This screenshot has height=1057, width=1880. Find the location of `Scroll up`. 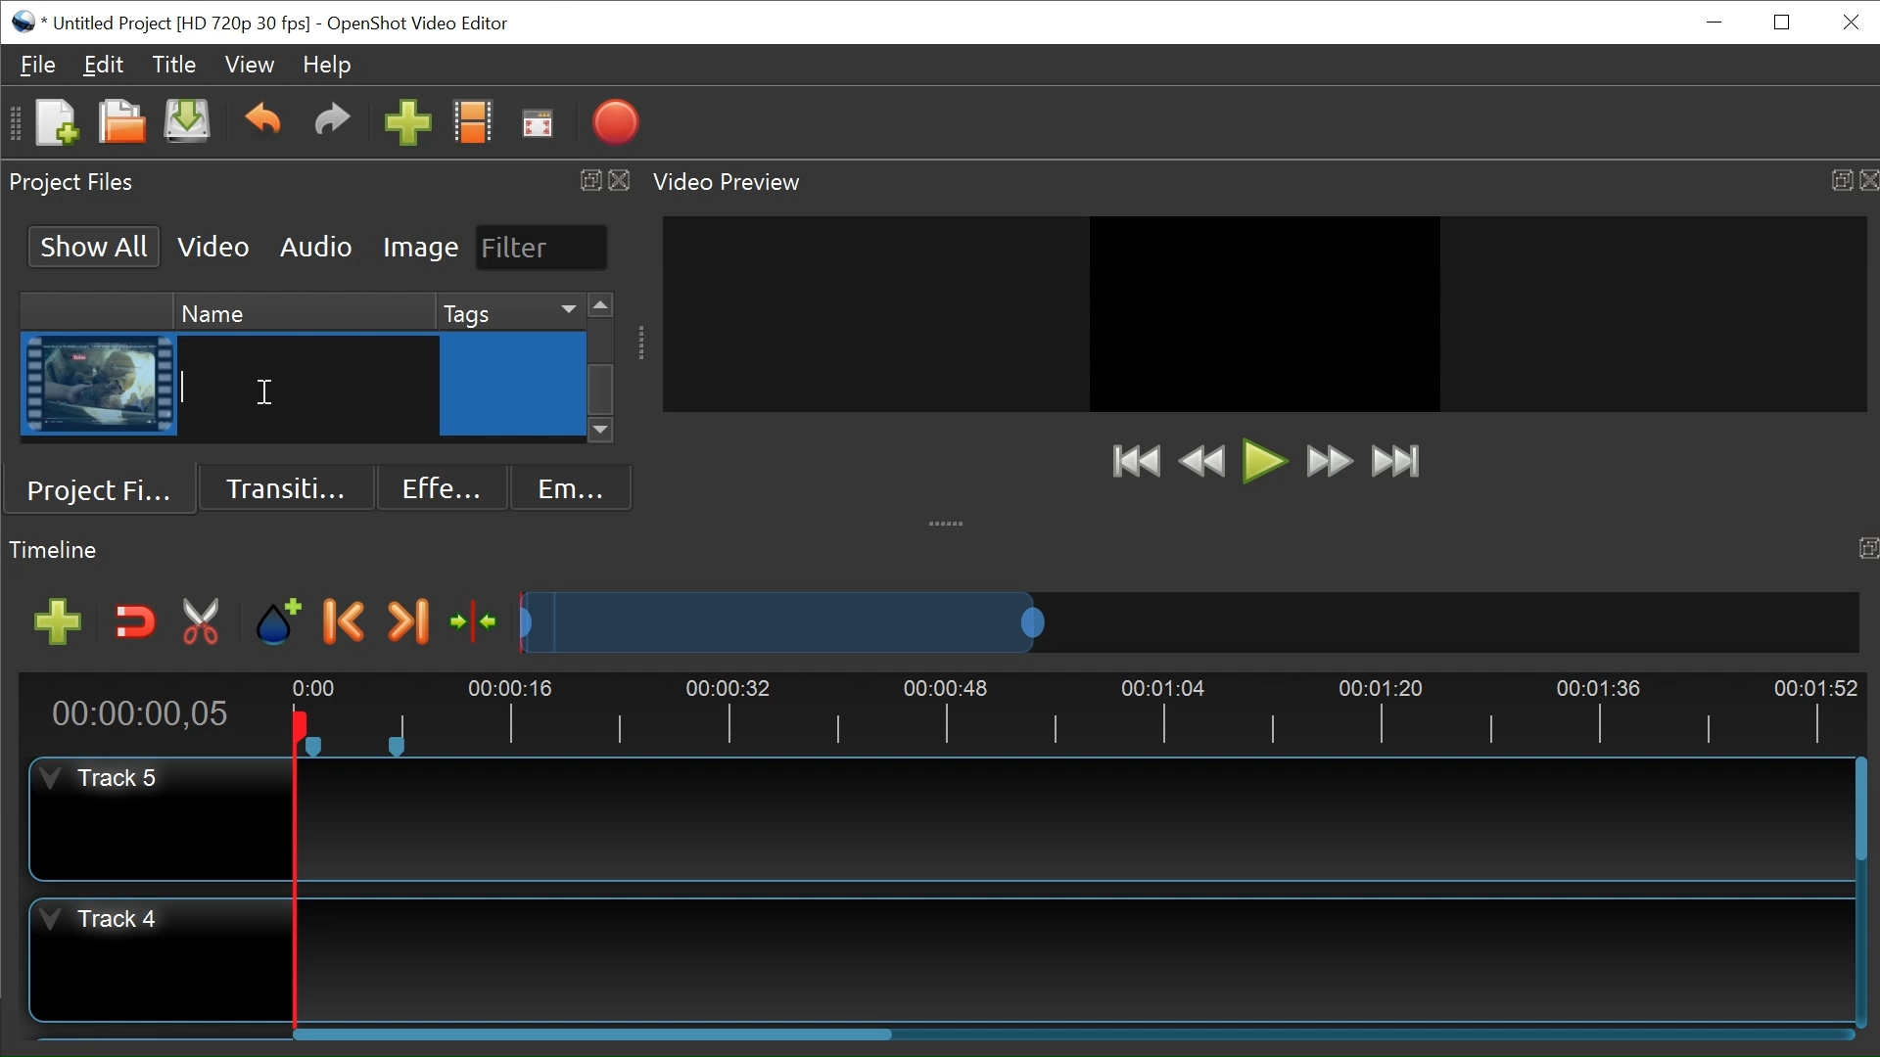

Scroll up is located at coordinates (600, 306).